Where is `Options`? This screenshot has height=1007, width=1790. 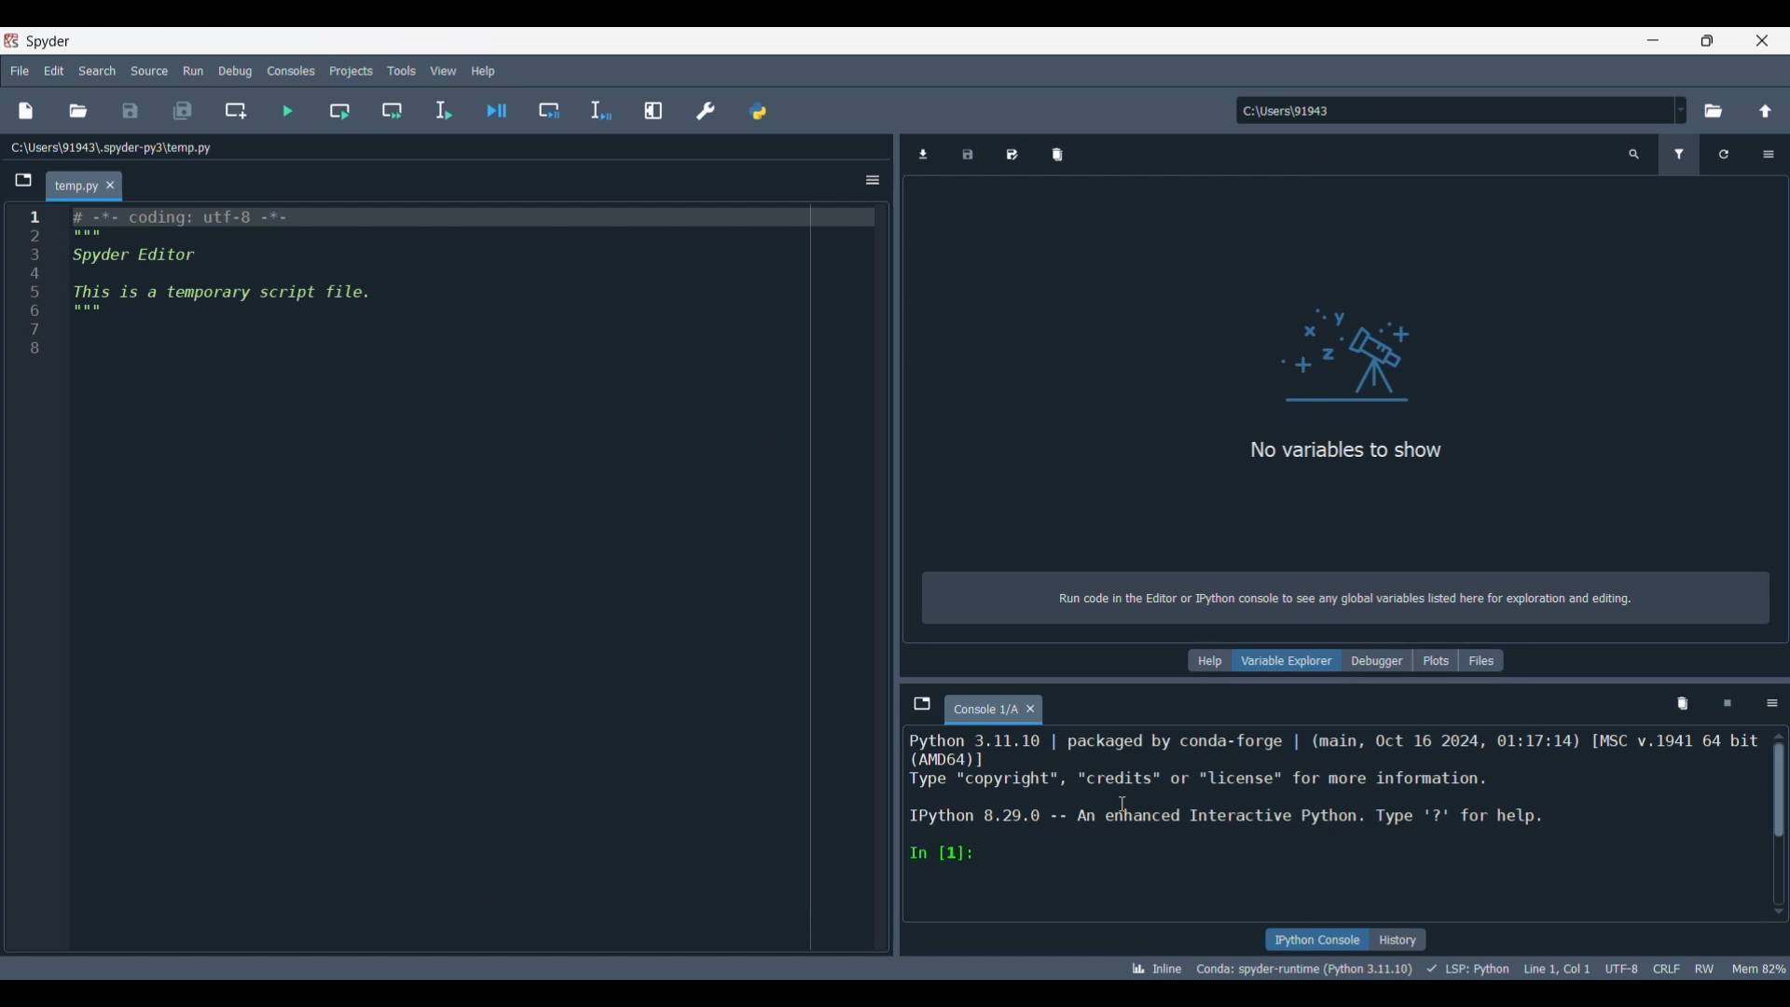 Options is located at coordinates (873, 180).